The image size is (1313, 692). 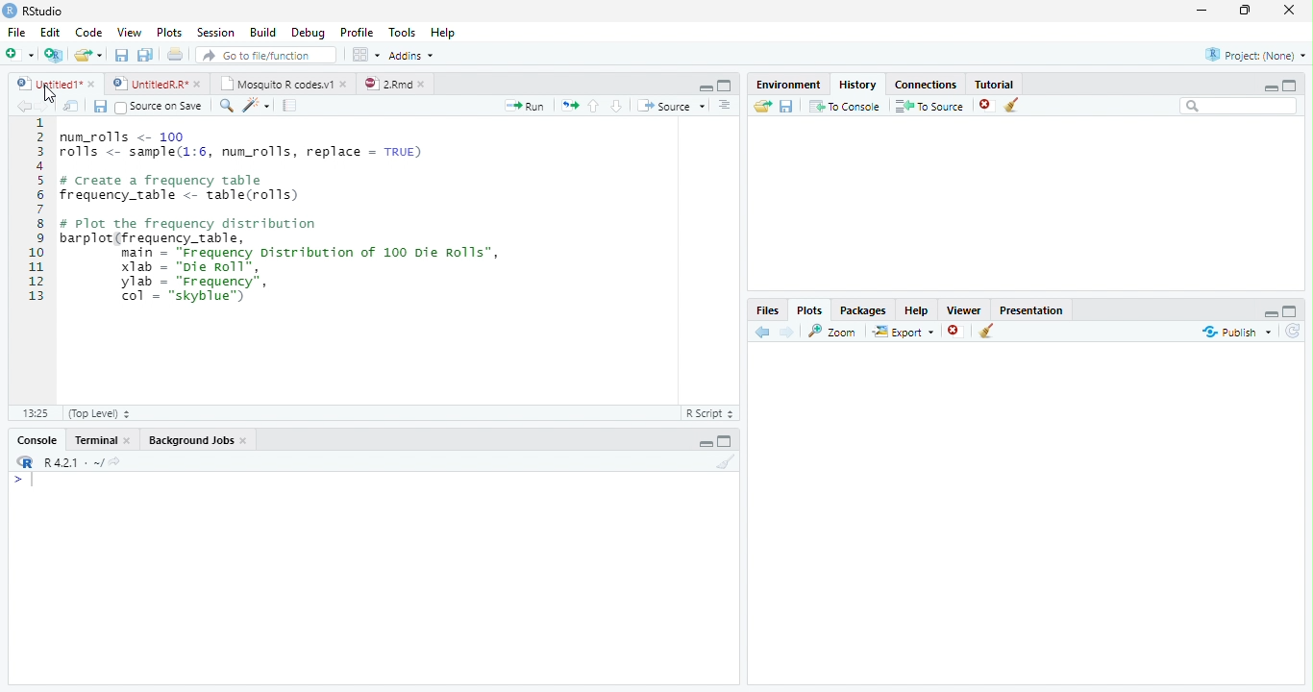 I want to click on Console, so click(x=371, y=578).